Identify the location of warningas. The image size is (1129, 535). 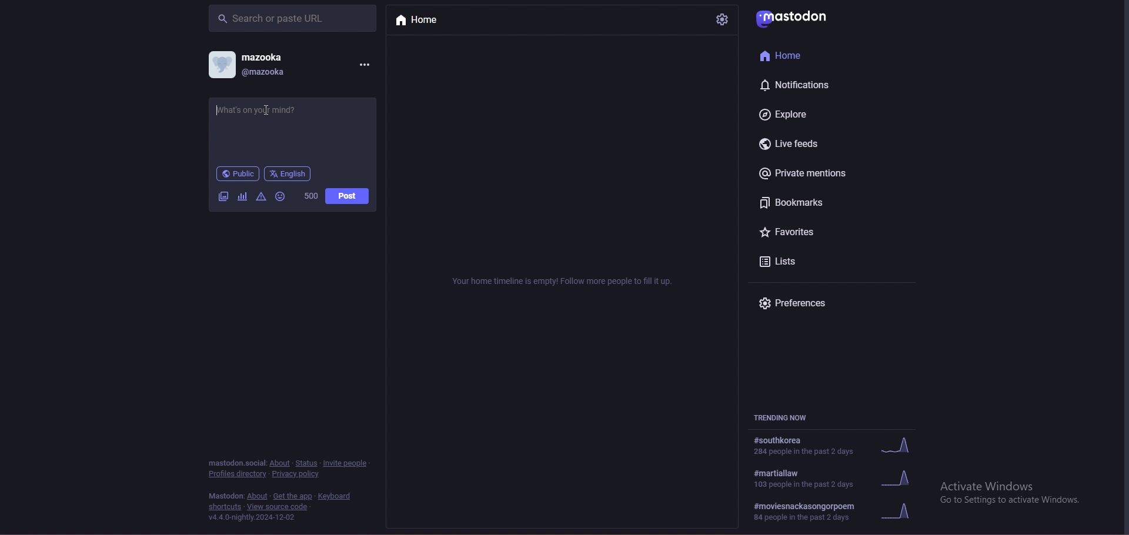
(261, 197).